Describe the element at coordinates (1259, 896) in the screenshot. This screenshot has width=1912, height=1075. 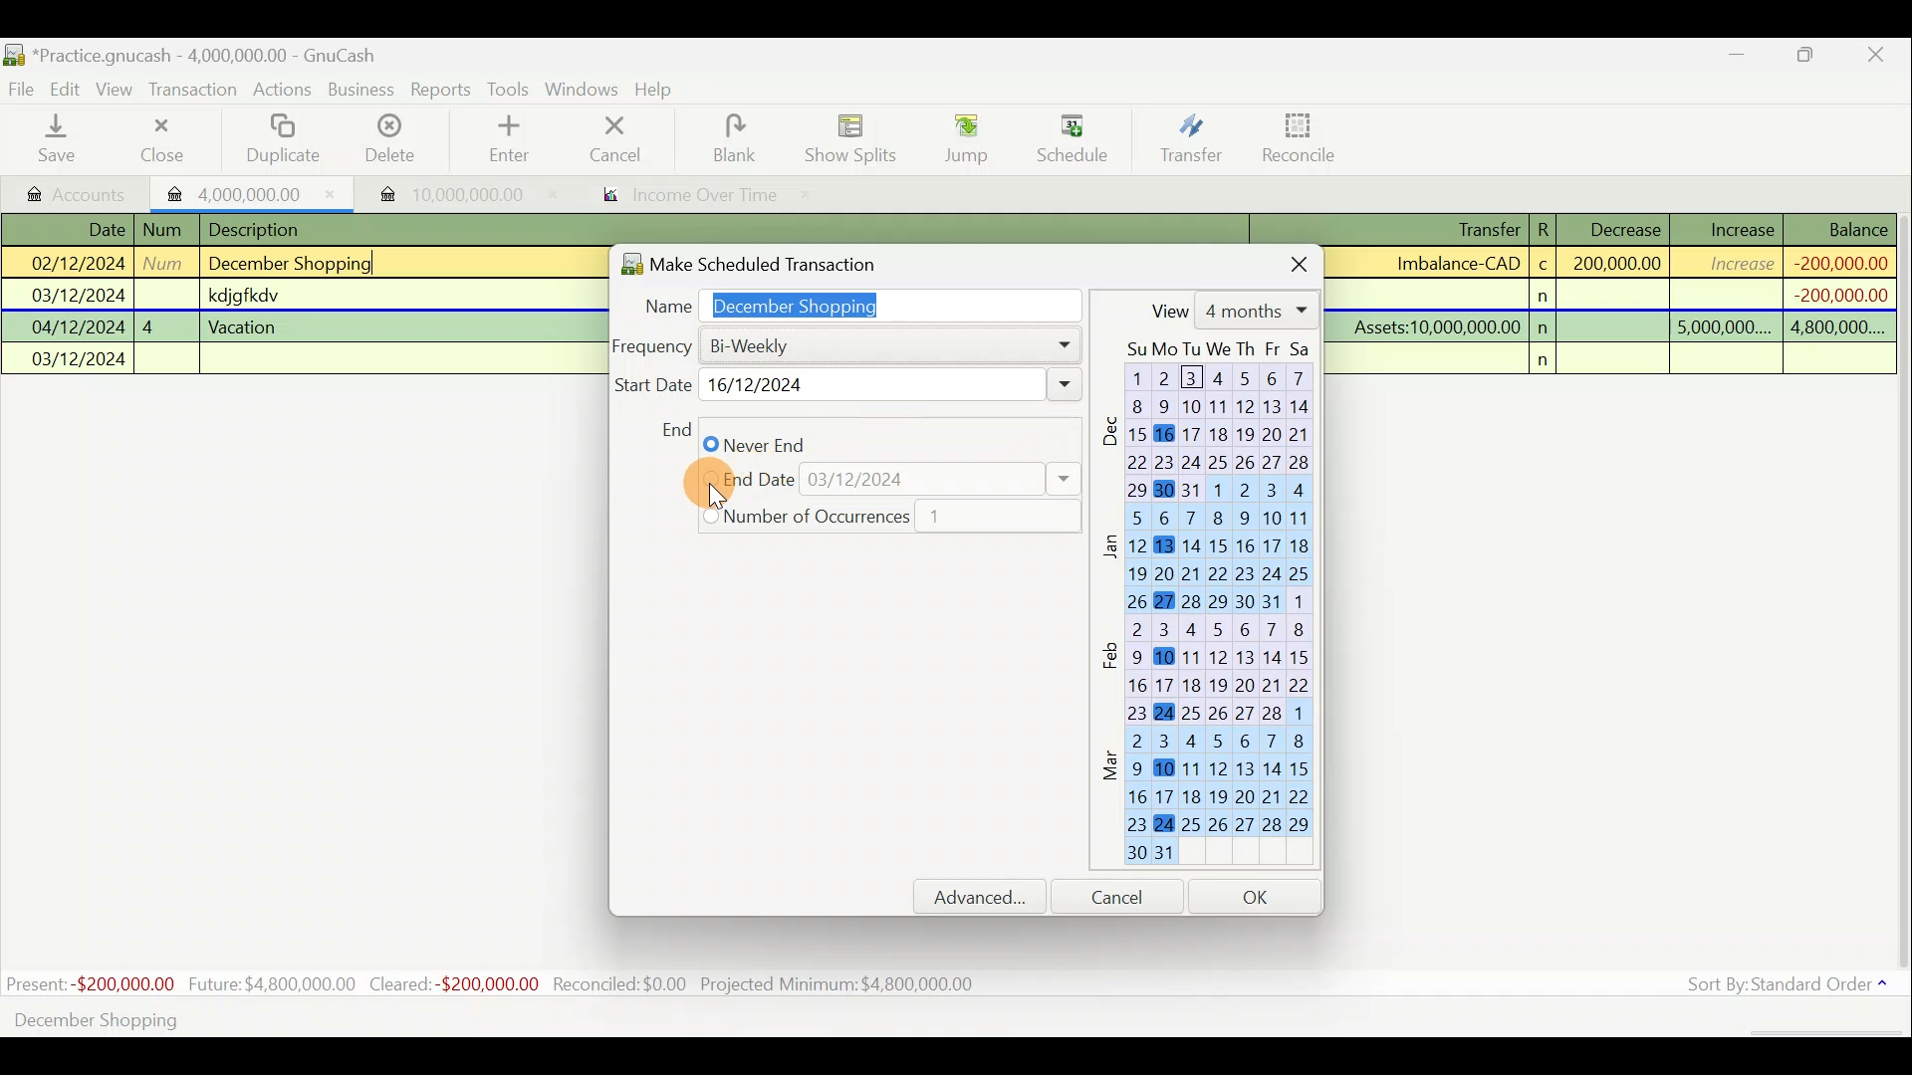
I see `OK` at that location.